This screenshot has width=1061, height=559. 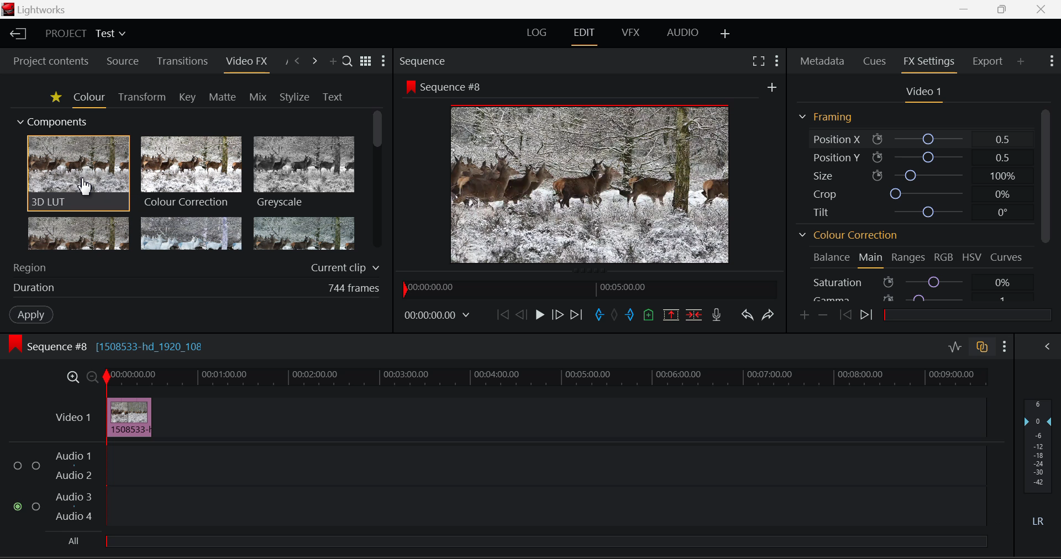 What do you see at coordinates (874, 61) in the screenshot?
I see `Cues` at bounding box center [874, 61].